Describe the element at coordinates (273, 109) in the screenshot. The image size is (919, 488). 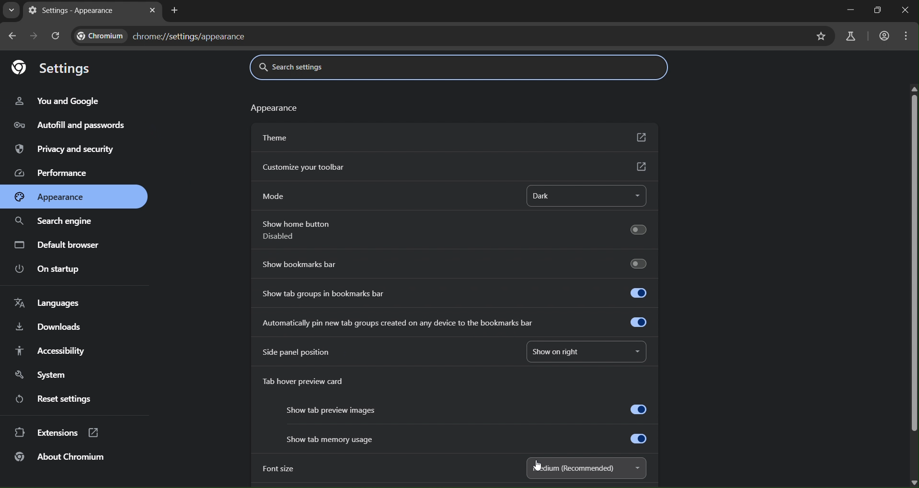
I see `text` at that location.